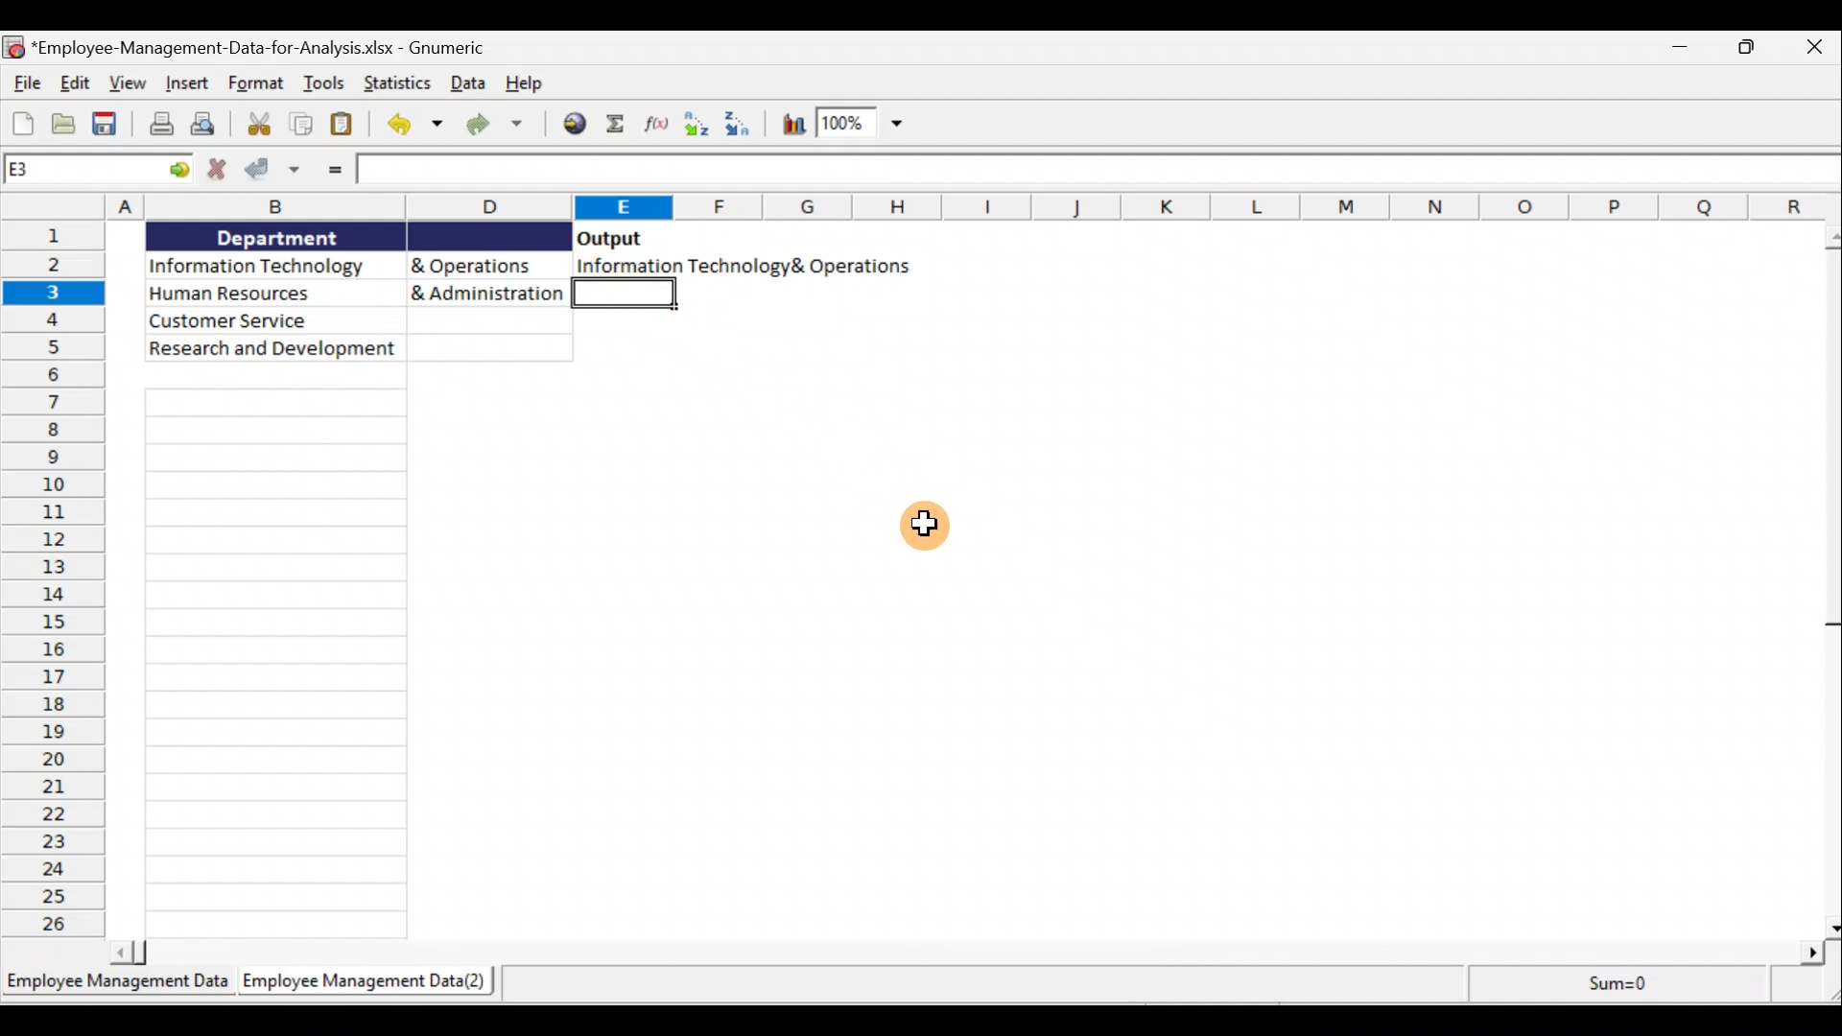 The height and width of the screenshot is (1036, 1842). I want to click on Cancel change, so click(216, 172).